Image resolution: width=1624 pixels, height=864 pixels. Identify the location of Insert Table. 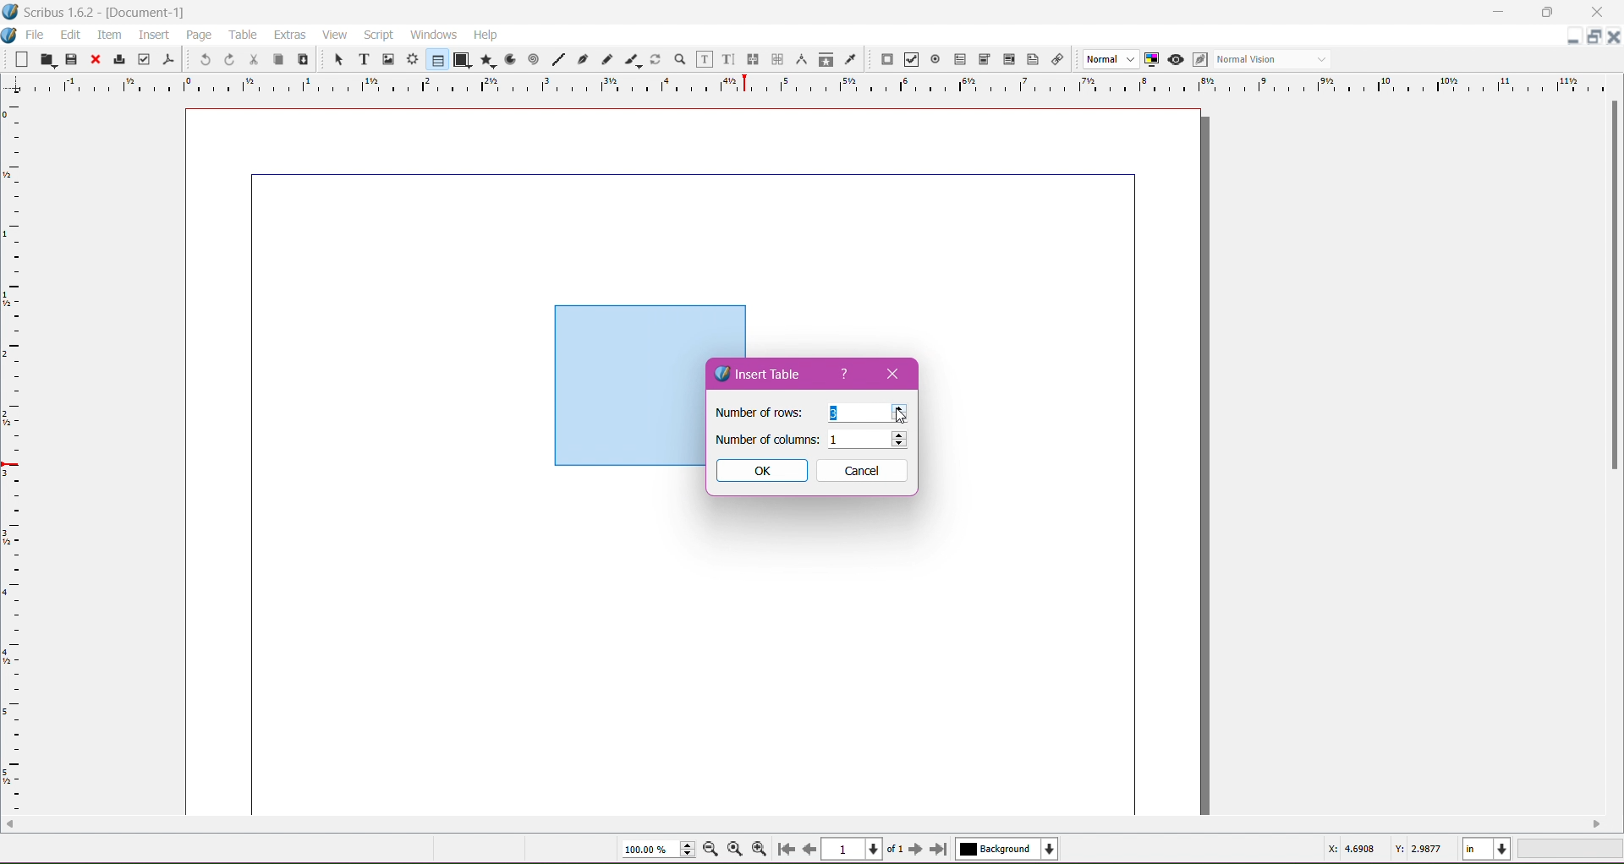
(760, 374).